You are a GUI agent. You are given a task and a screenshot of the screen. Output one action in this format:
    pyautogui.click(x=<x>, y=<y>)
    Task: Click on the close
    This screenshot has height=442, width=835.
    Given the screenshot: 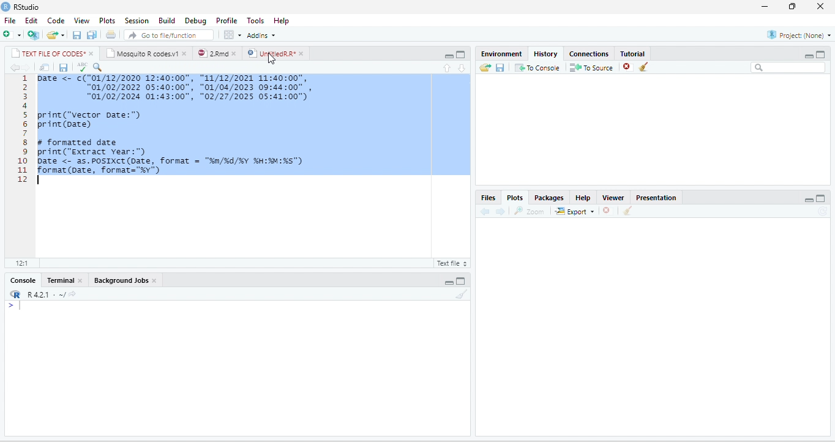 What is the action you would take?
    pyautogui.click(x=92, y=53)
    